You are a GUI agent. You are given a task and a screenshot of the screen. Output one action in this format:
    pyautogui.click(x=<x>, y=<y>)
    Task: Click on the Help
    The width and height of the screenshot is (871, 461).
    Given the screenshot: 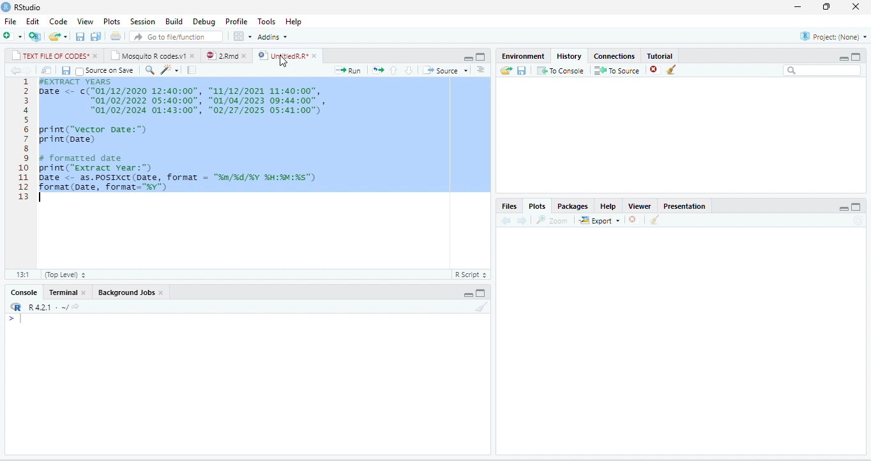 What is the action you would take?
    pyautogui.click(x=294, y=22)
    